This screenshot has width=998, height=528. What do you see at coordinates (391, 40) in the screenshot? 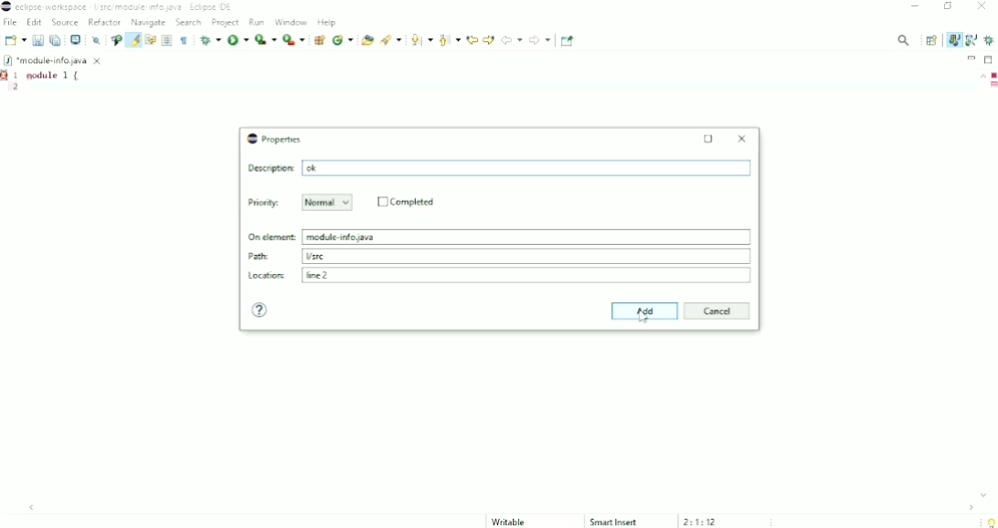
I see `Search` at bounding box center [391, 40].